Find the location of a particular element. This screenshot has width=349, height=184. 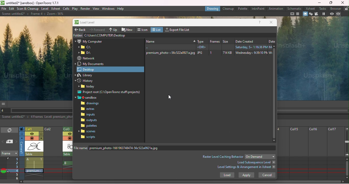

List is located at coordinates (157, 30).